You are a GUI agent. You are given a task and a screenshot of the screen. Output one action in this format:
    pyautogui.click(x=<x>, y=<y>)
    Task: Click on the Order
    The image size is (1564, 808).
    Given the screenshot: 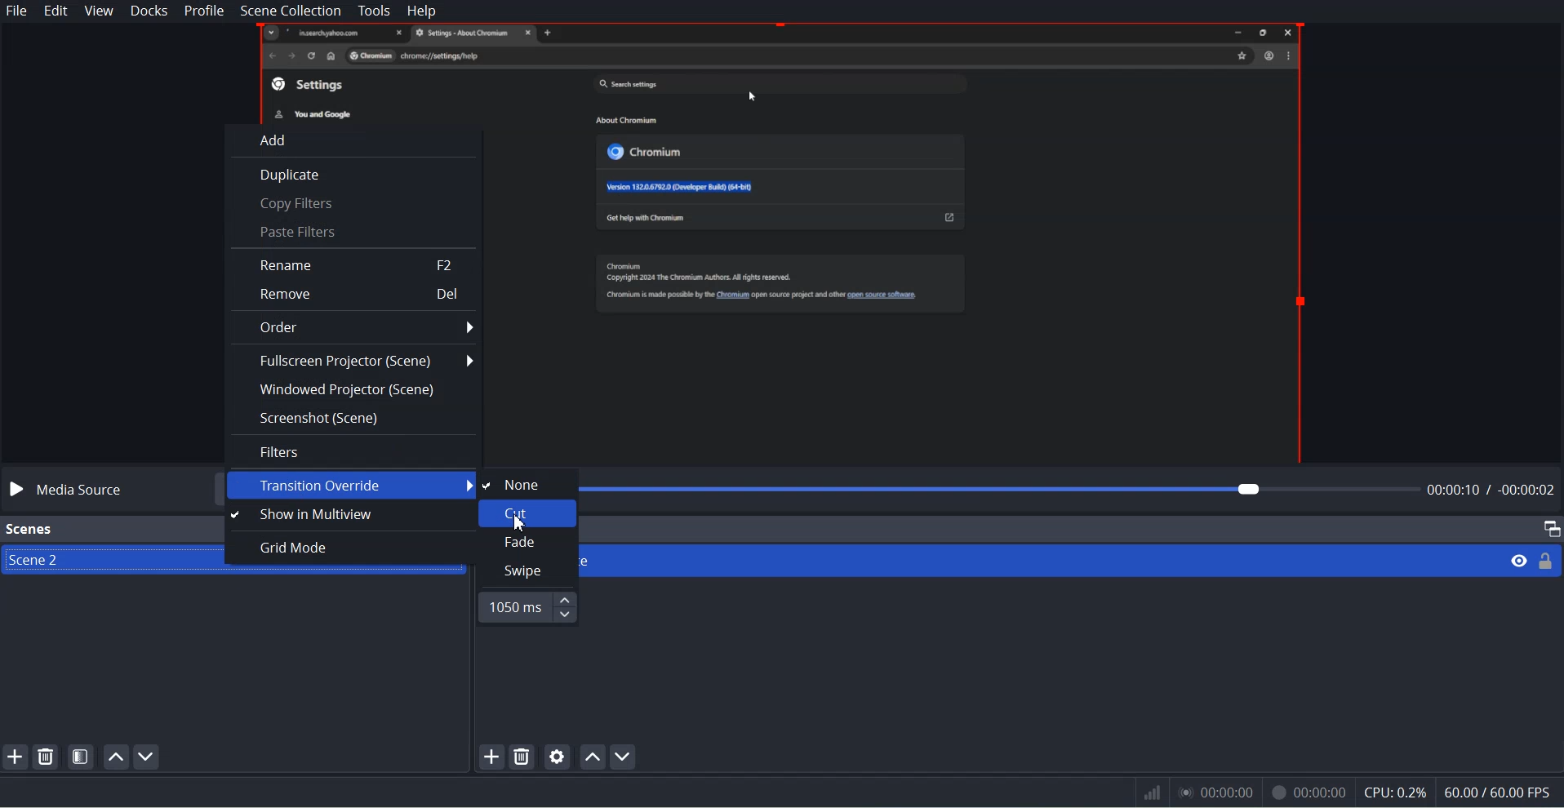 What is the action you would take?
    pyautogui.click(x=355, y=327)
    